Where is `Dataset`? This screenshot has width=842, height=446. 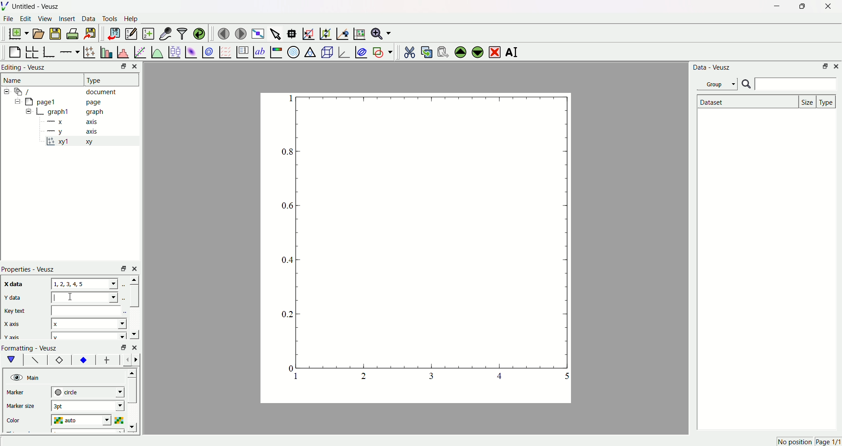
Dataset is located at coordinates (746, 102).